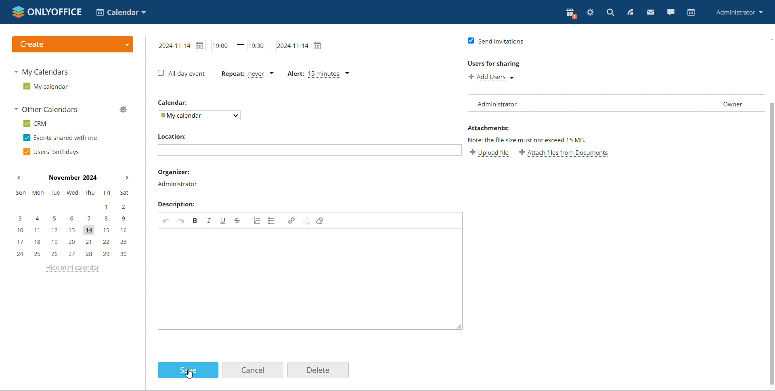 Image resolution: width=775 pixels, height=391 pixels. I want to click on calendar, so click(181, 45).